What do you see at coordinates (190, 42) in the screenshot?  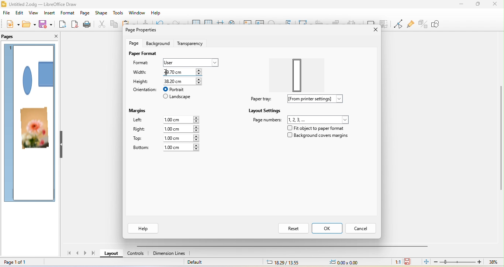 I see `transparency` at bounding box center [190, 42].